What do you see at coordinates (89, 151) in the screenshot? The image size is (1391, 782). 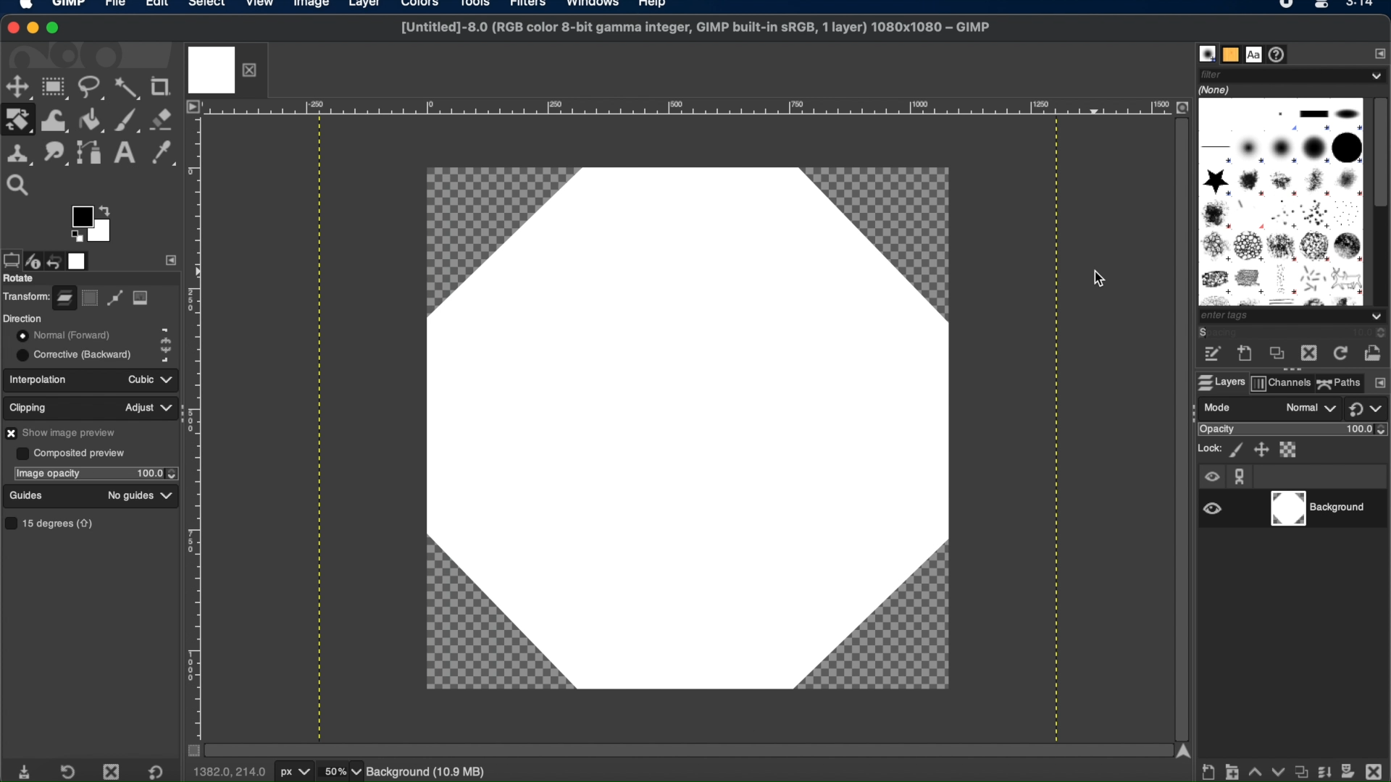 I see `paths tool` at bounding box center [89, 151].